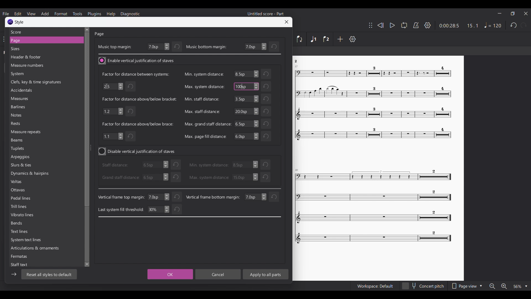 Image resolution: width=531 pixels, height=299 pixels. What do you see at coordinates (176, 210) in the screenshot?
I see `Undo` at bounding box center [176, 210].